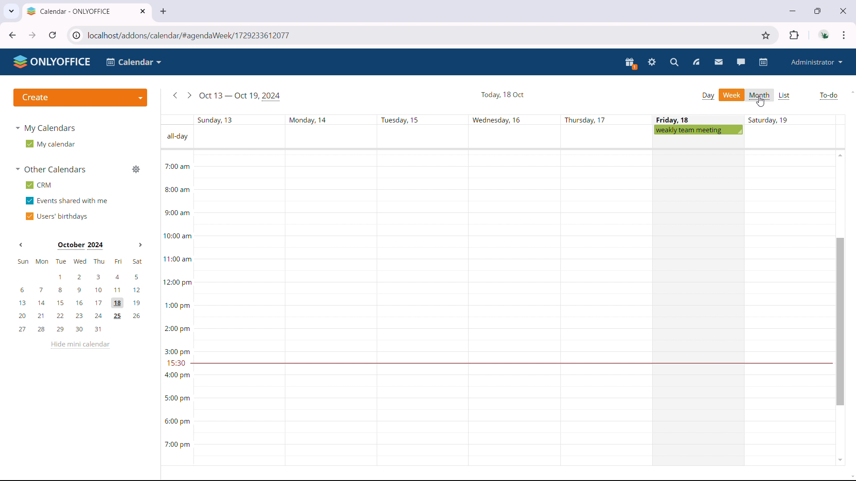  What do you see at coordinates (512, 309) in the screenshot?
I see `Schedule for Wednesday` at bounding box center [512, 309].